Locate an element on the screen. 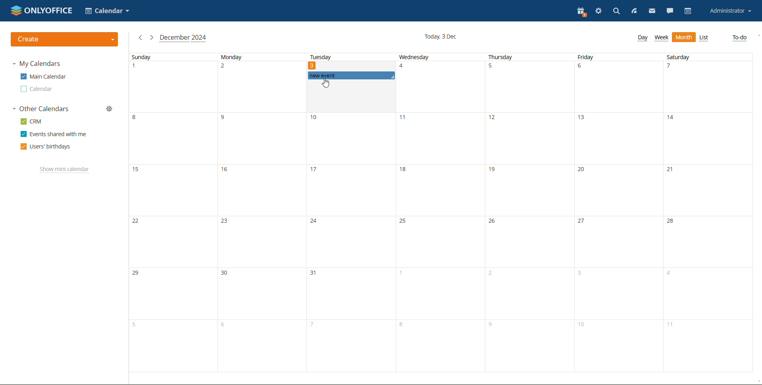 The width and height of the screenshot is (762, 385). to-do is located at coordinates (739, 37).